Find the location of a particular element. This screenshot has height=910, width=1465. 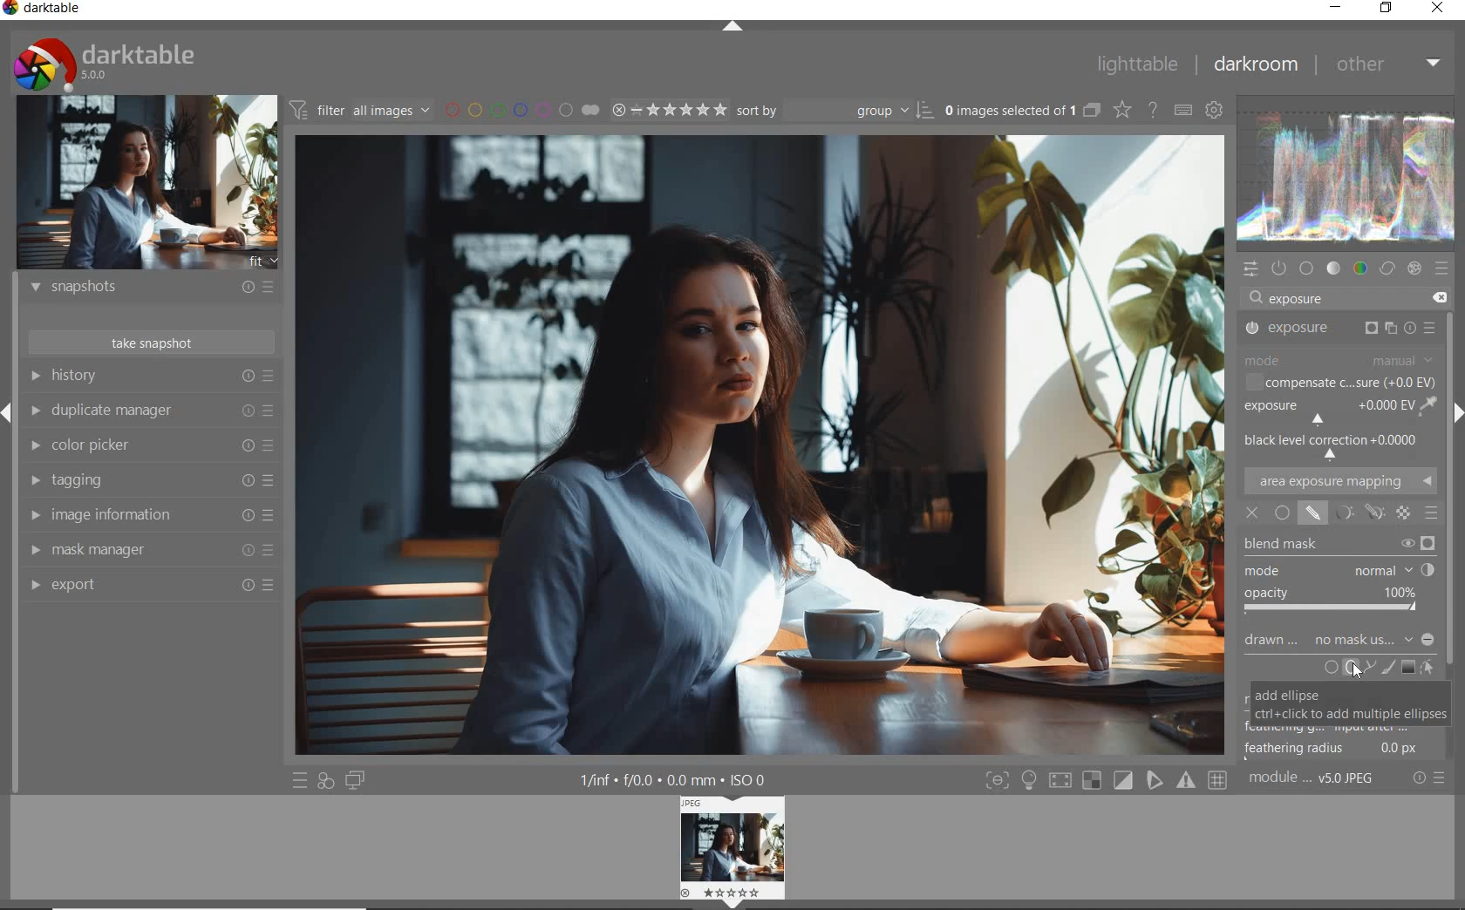

range rating of selected images is located at coordinates (669, 110).